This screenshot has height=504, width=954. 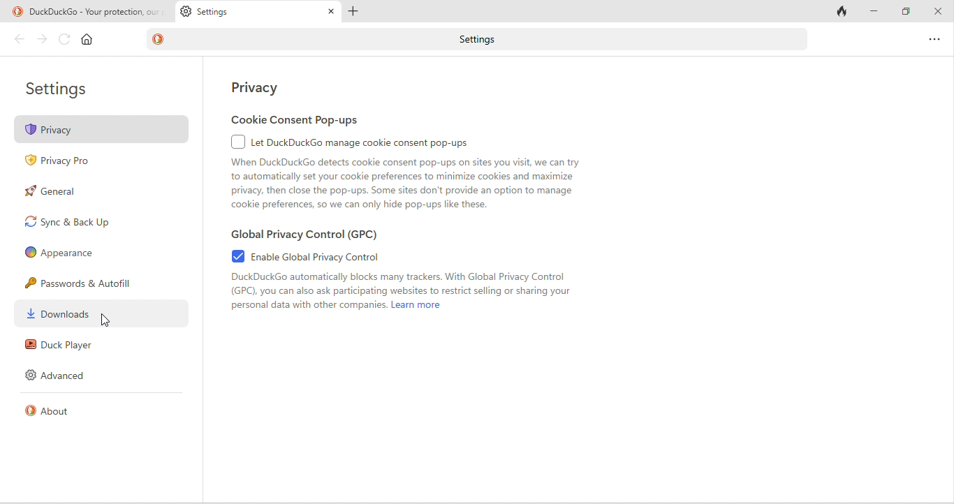 I want to click on Checkbox, so click(x=228, y=142).